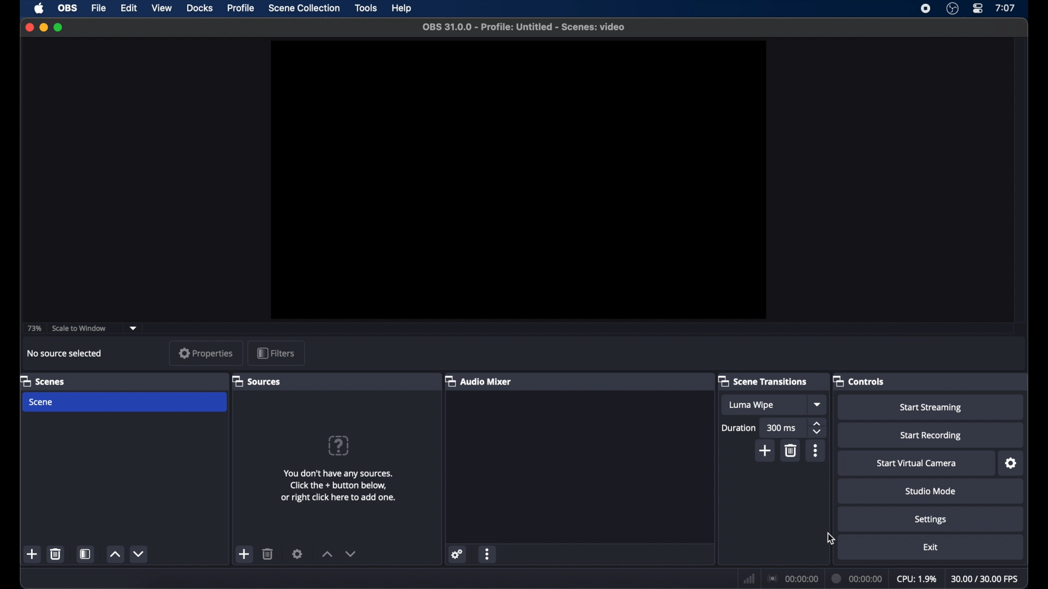 The image size is (1048, 589). What do you see at coordinates (1005, 8) in the screenshot?
I see `time` at bounding box center [1005, 8].